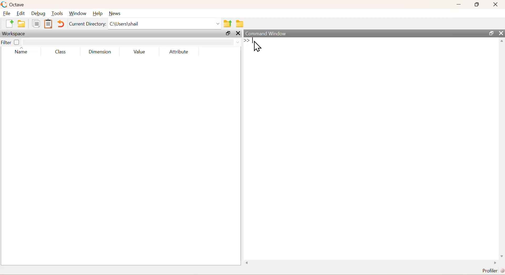  What do you see at coordinates (240, 23) in the screenshot?
I see `Browse directories` at bounding box center [240, 23].